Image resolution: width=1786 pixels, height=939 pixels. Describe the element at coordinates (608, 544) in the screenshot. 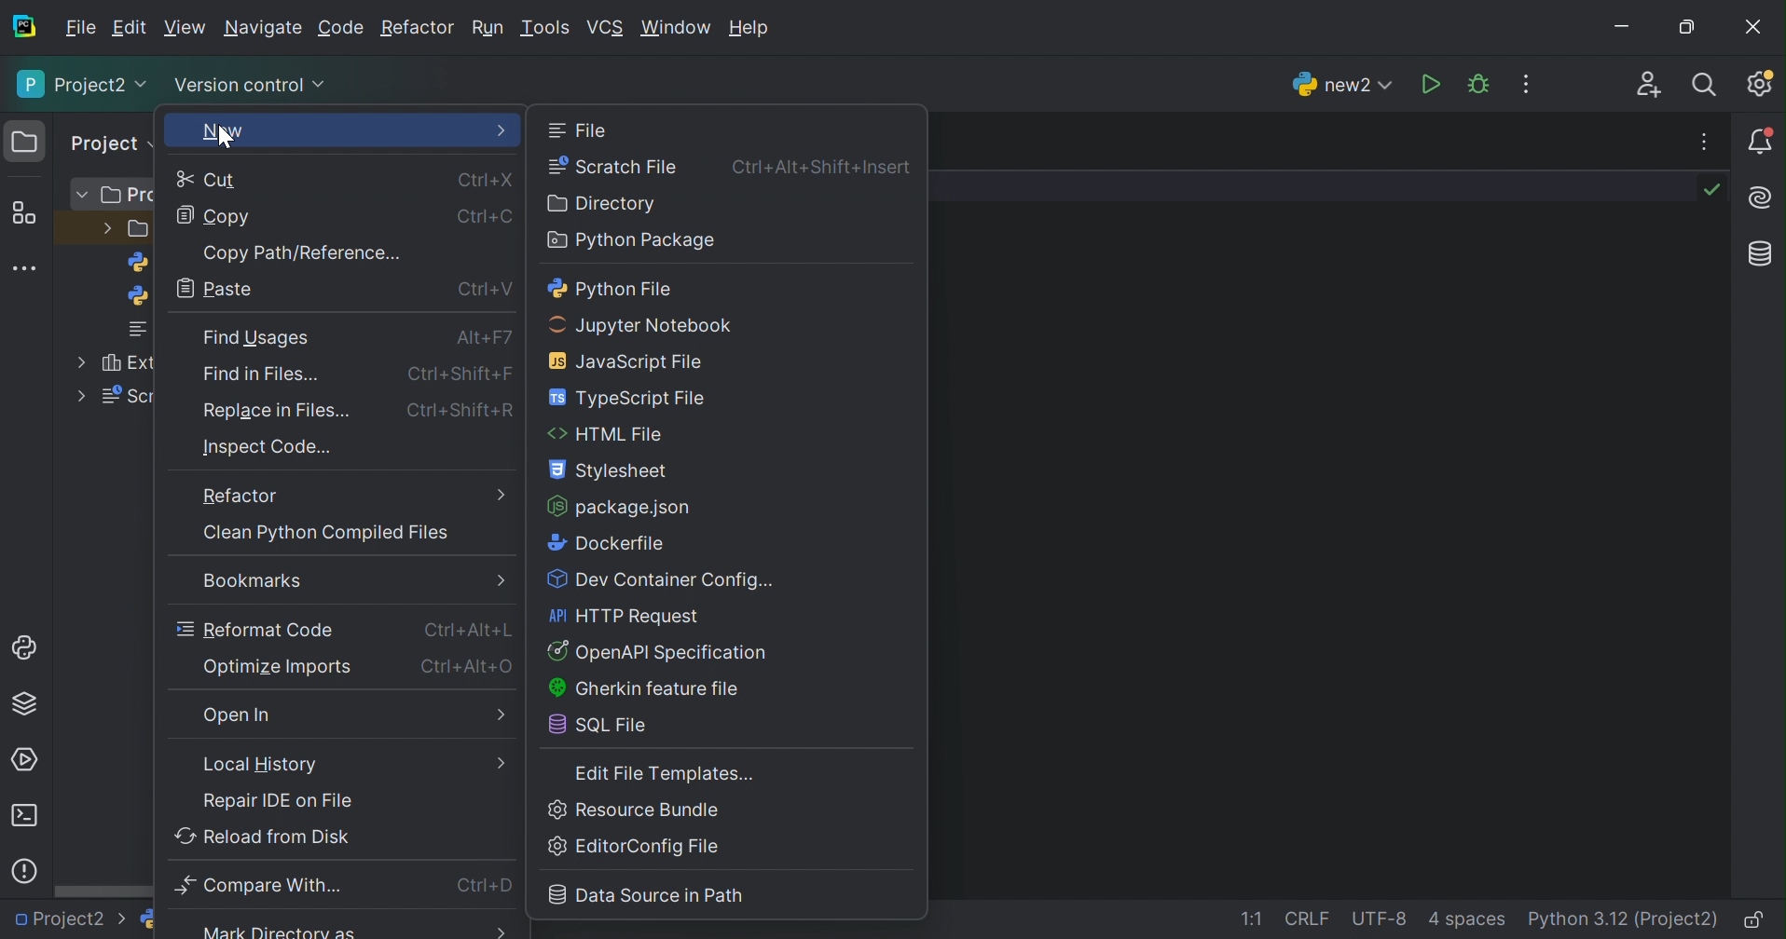

I see `Dockerfile` at that location.